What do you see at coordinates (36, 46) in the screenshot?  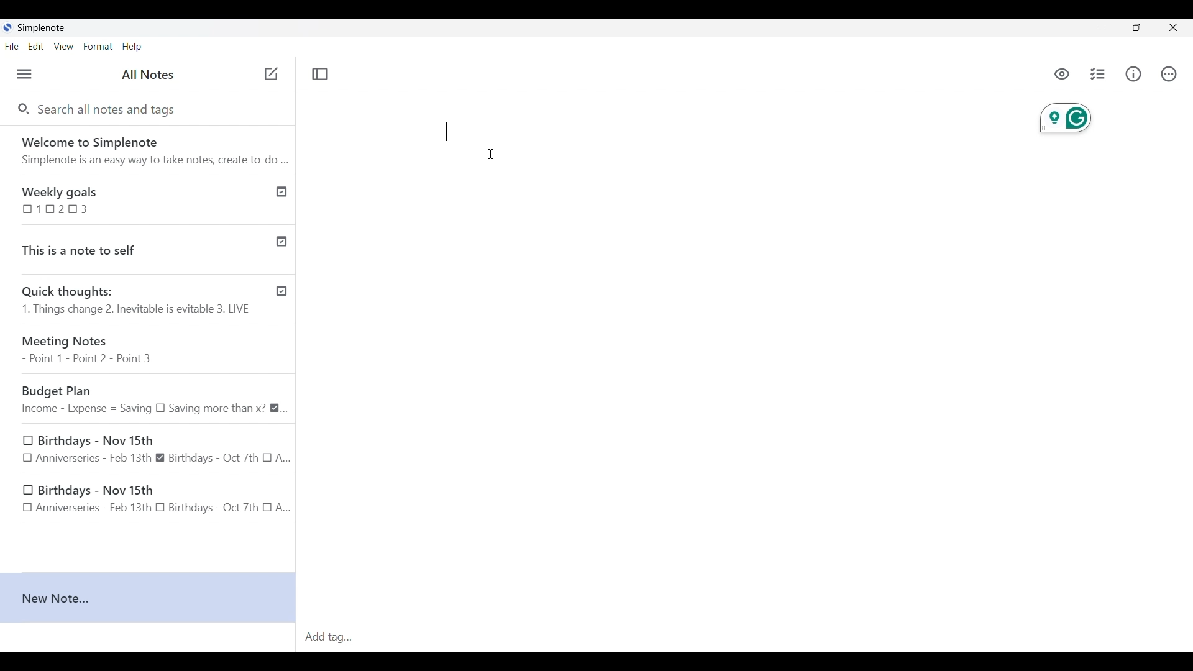 I see `Edit menu` at bounding box center [36, 46].